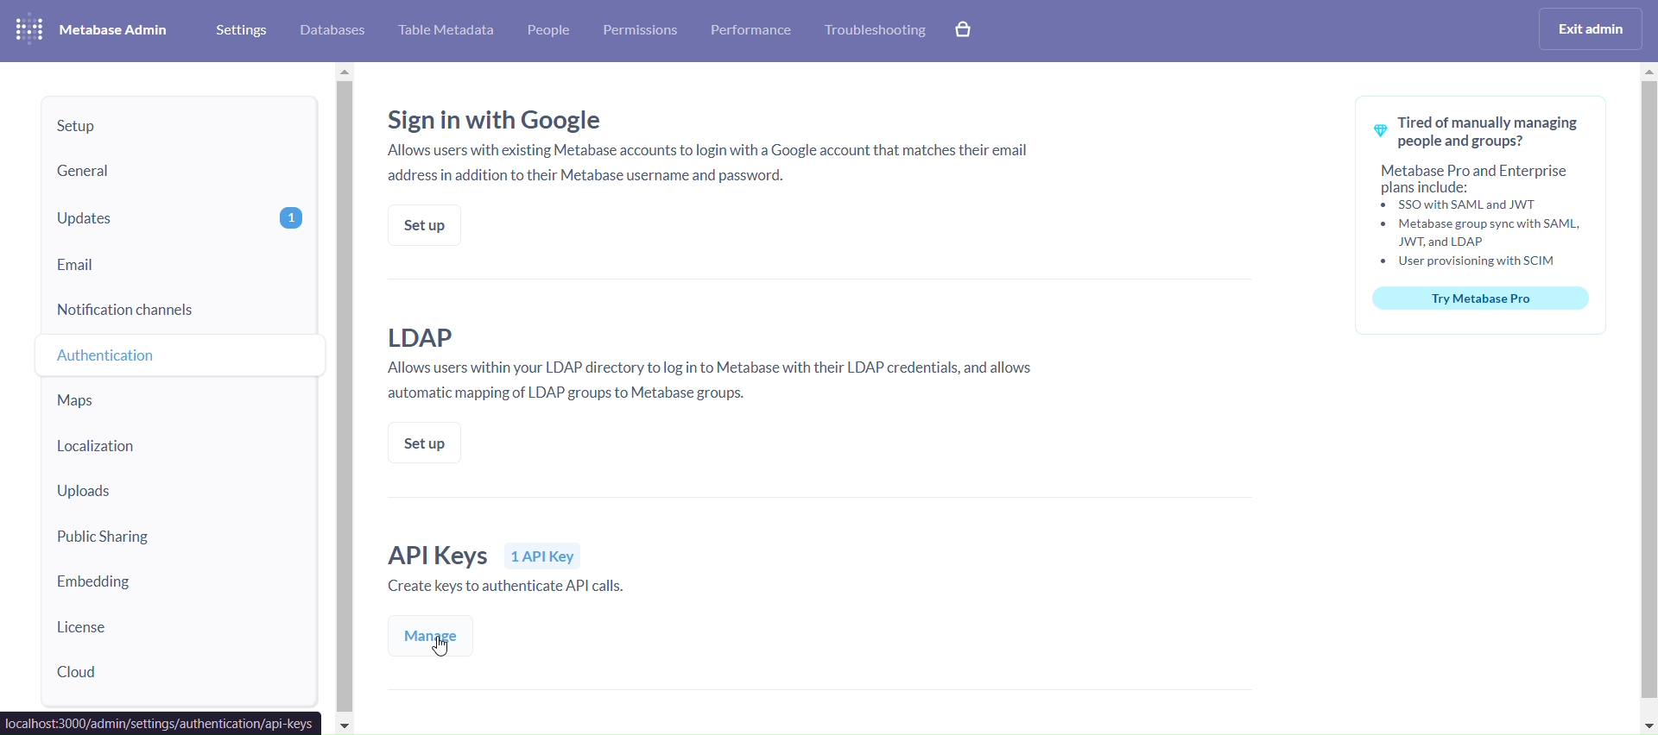 The height and width of the screenshot is (735, 1658). I want to click on updates, so click(180, 218).